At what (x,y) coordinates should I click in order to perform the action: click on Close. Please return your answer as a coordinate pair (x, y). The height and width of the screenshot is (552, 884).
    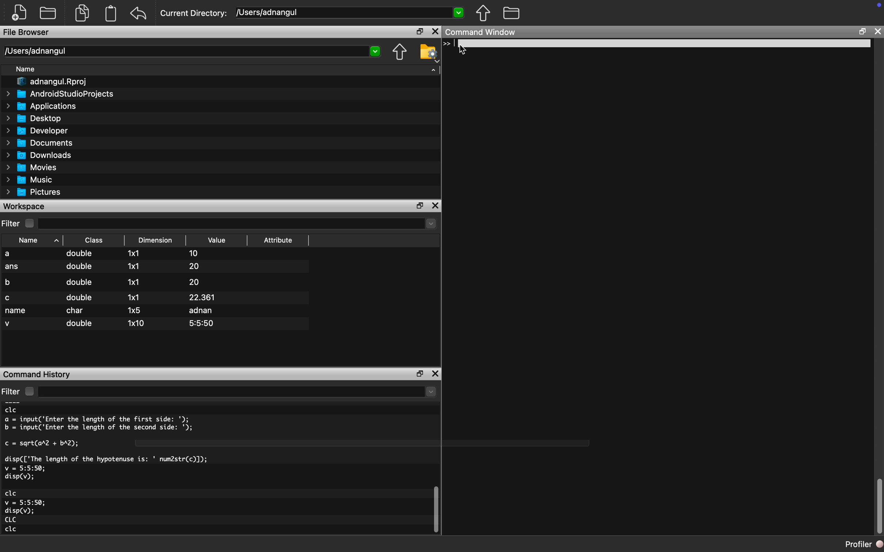
    Looking at the image, I should click on (435, 31).